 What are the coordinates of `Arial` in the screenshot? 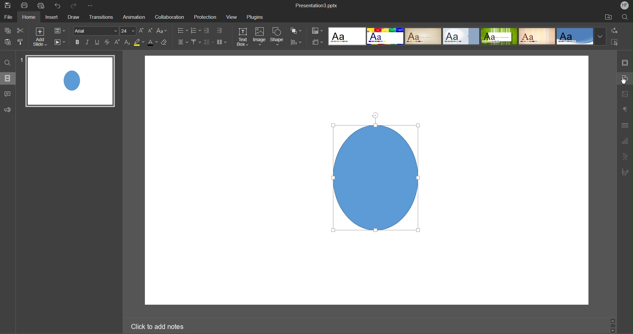 It's located at (97, 31).